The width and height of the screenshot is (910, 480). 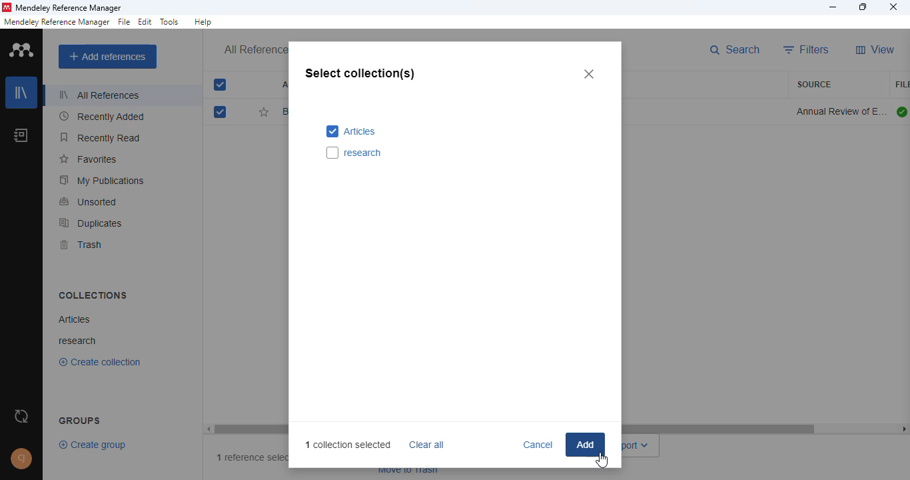 What do you see at coordinates (586, 445) in the screenshot?
I see `add` at bounding box center [586, 445].